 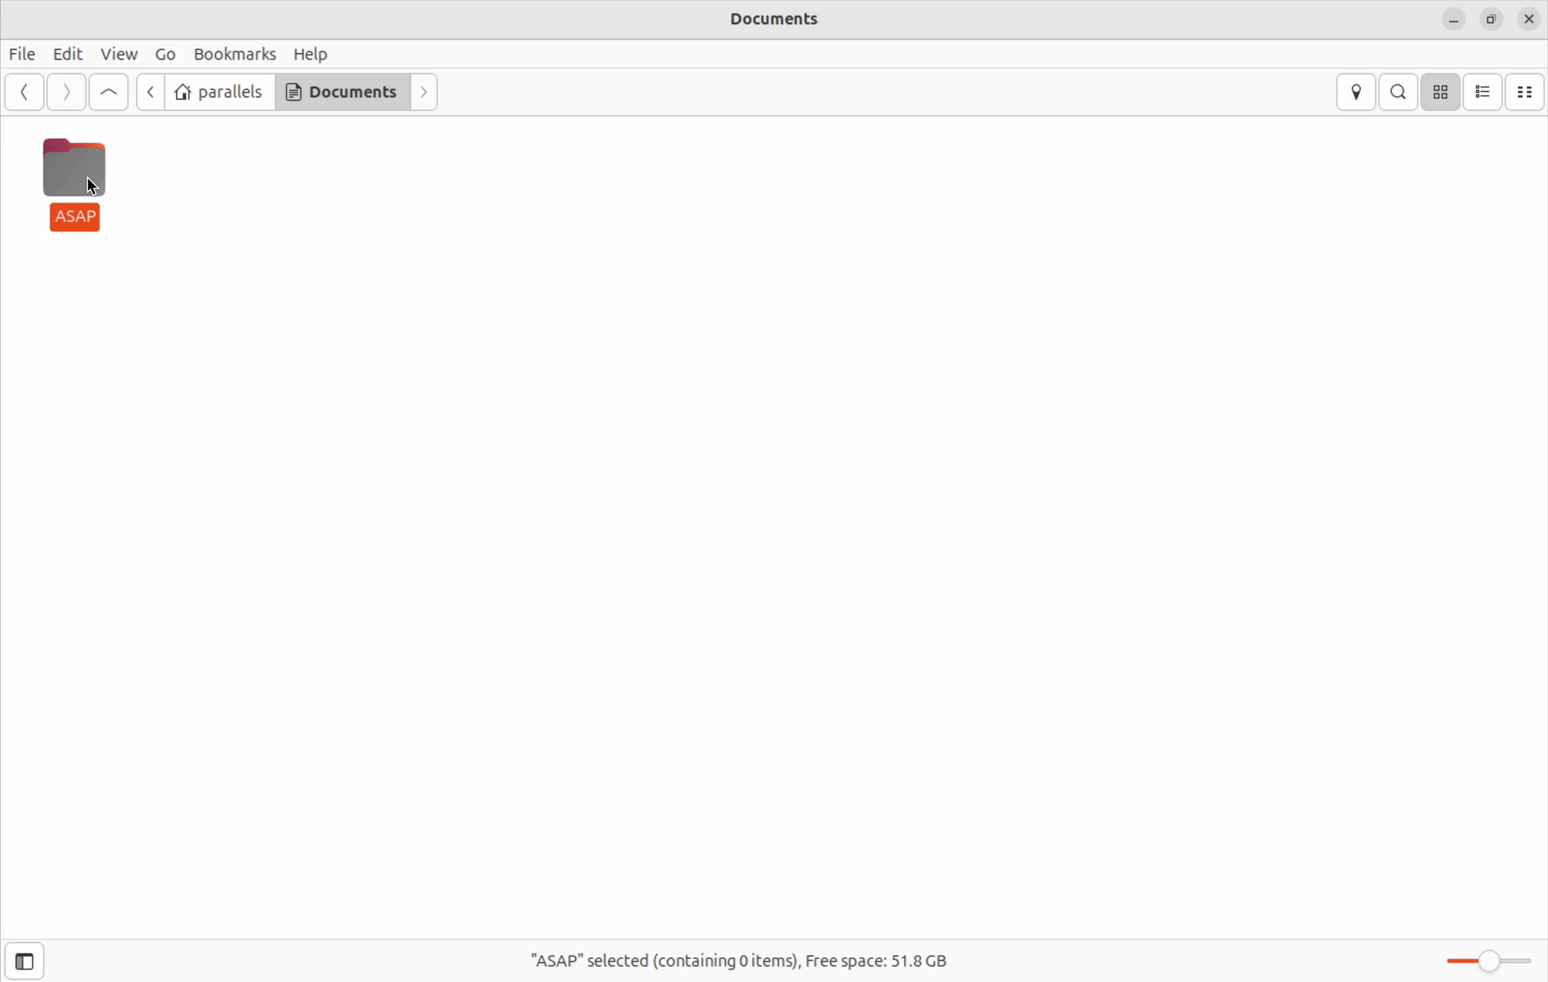 What do you see at coordinates (1443, 92) in the screenshot?
I see `icon view` at bounding box center [1443, 92].